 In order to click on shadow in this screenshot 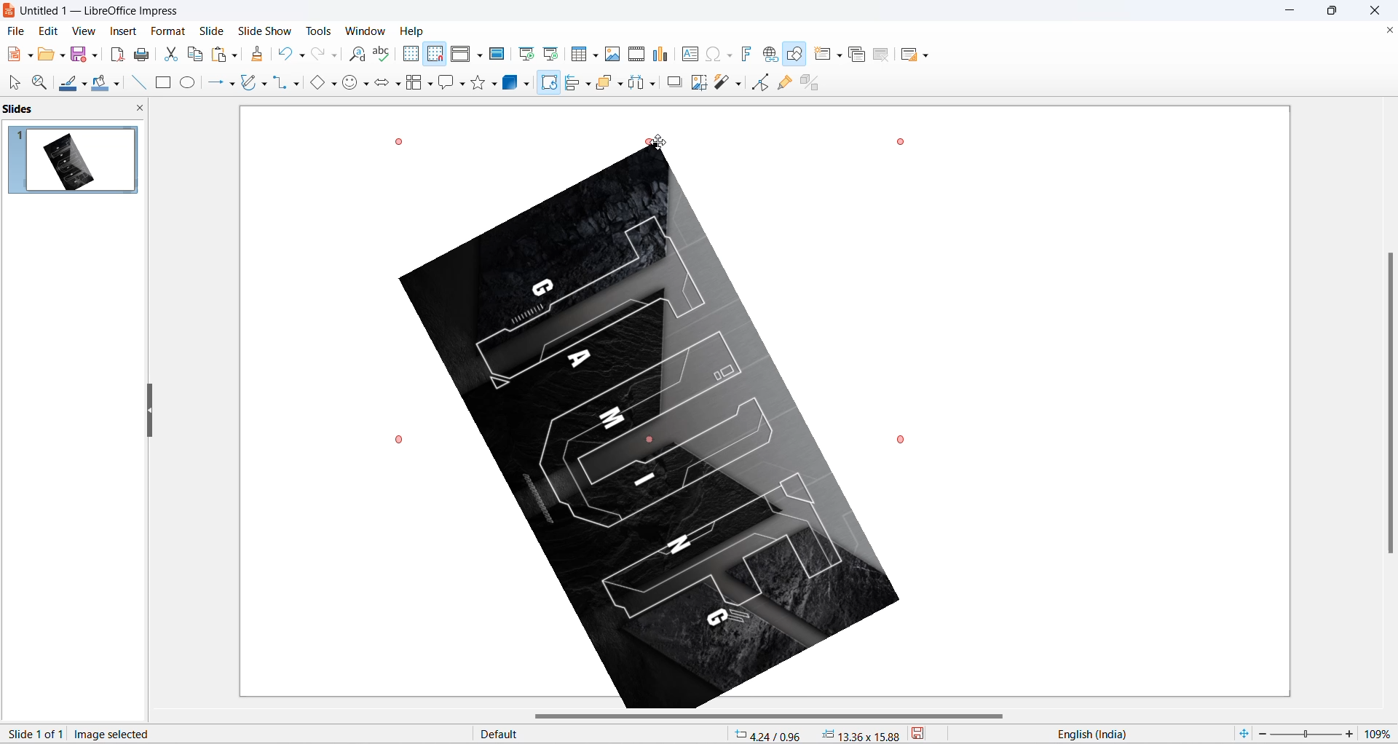, I will do `click(675, 82)`.